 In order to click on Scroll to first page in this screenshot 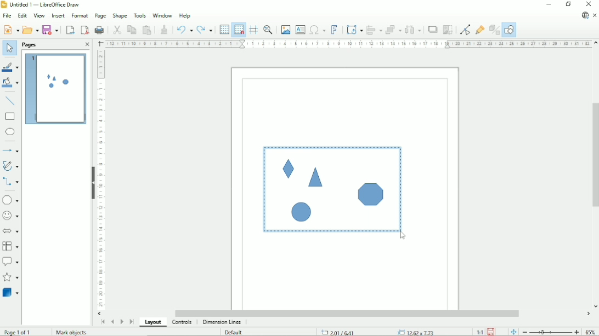, I will do `click(103, 322)`.